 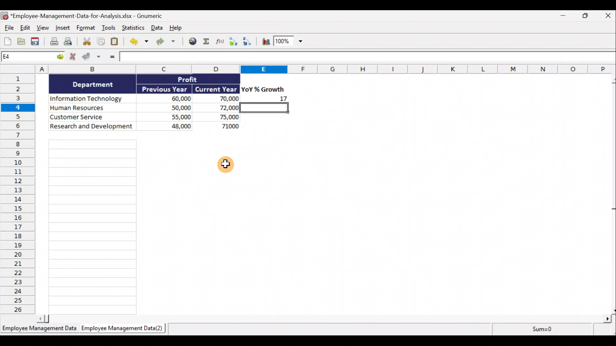 What do you see at coordinates (192, 42) in the screenshot?
I see `Insert hyperlink` at bounding box center [192, 42].